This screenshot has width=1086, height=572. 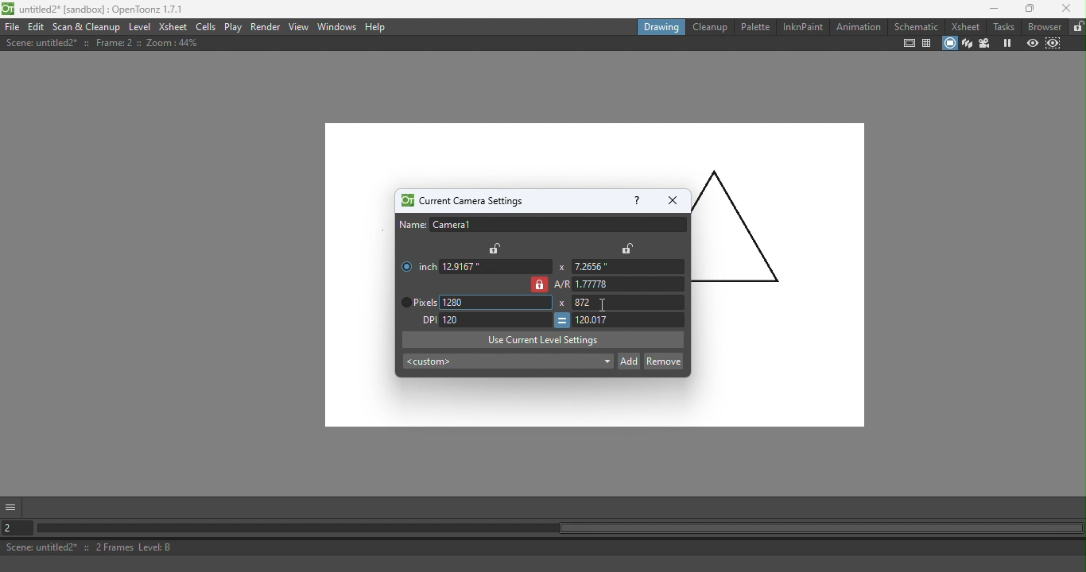 I want to click on Scan & Cleanup, so click(x=87, y=26).